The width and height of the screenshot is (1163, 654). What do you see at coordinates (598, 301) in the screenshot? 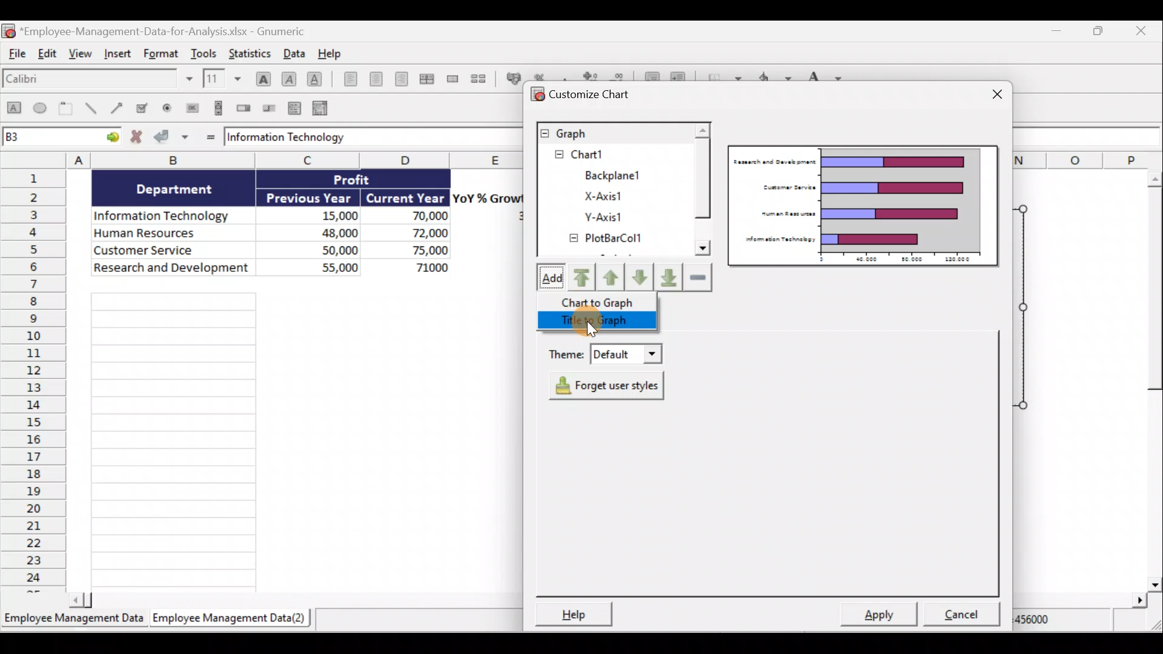
I see `Chart to graph` at bounding box center [598, 301].